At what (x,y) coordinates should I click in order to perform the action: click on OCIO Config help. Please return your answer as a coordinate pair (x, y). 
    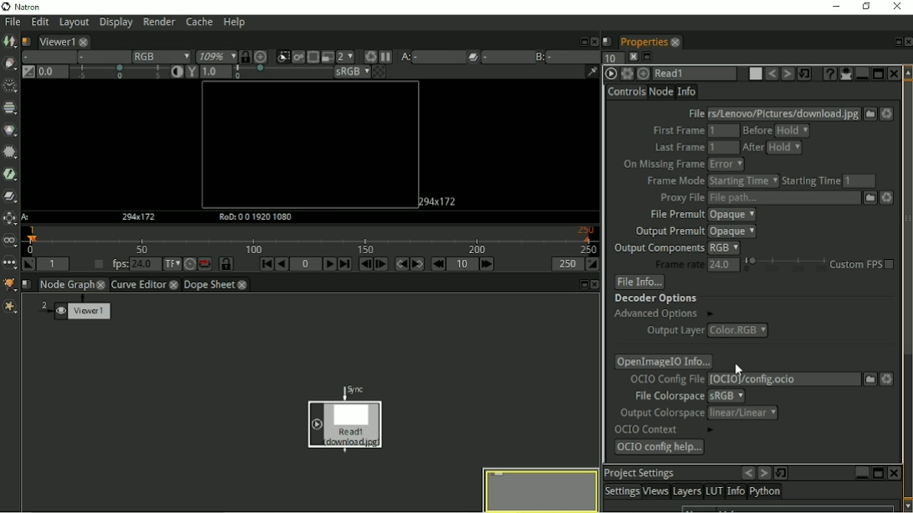
    Looking at the image, I should click on (657, 447).